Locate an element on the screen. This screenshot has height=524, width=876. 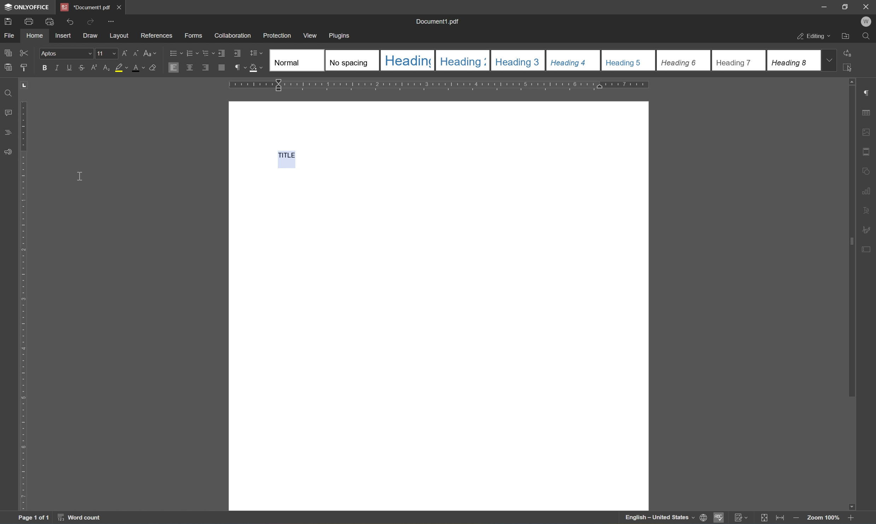
strikethrough is located at coordinates (82, 69).